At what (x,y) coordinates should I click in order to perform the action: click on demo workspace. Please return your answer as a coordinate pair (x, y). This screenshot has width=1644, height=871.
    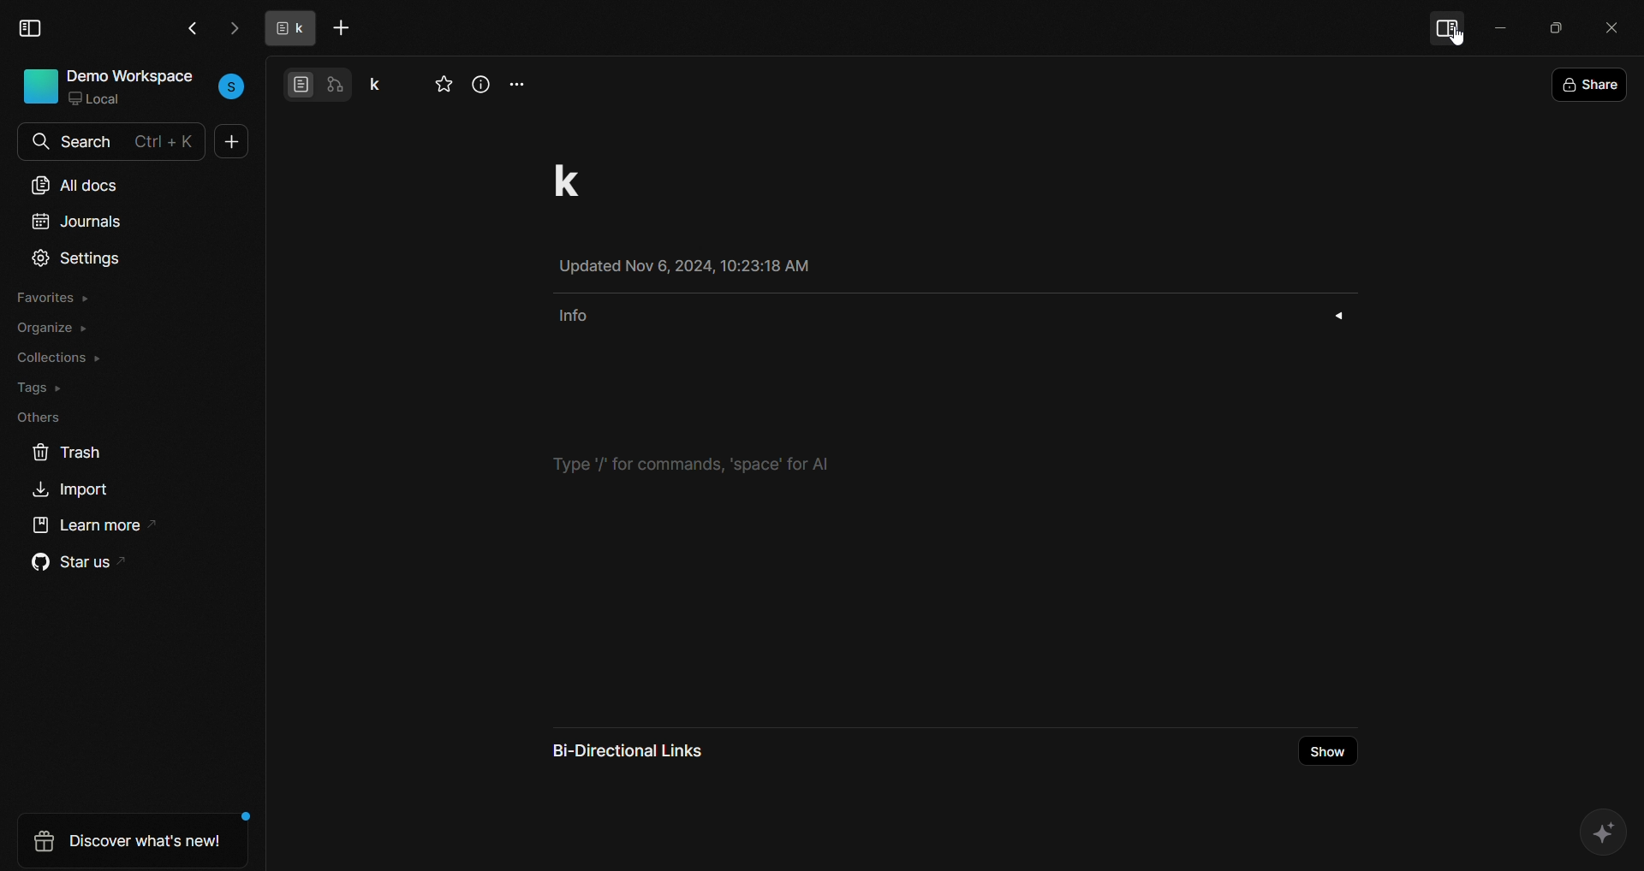
    Looking at the image, I should click on (133, 76).